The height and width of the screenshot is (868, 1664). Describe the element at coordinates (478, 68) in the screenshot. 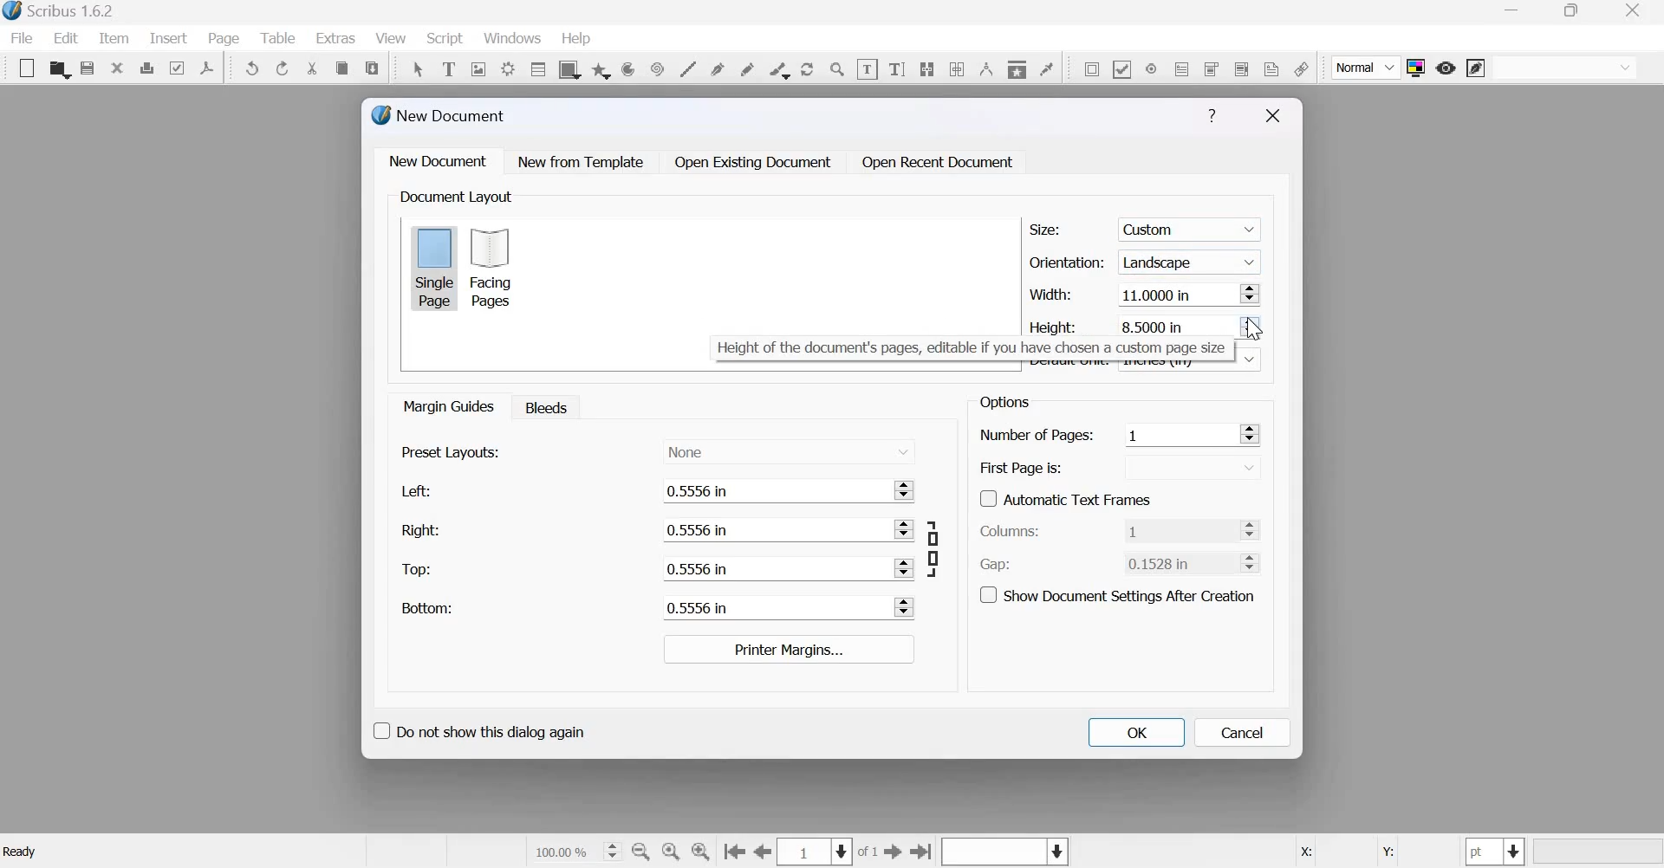

I see `Image frame` at that location.